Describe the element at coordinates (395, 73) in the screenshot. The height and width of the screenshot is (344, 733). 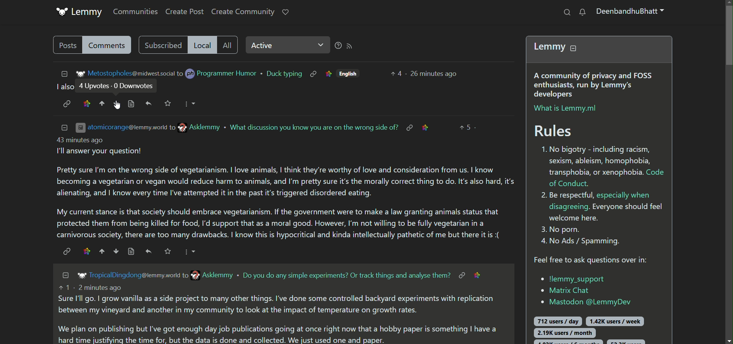
I see `reactions` at that location.